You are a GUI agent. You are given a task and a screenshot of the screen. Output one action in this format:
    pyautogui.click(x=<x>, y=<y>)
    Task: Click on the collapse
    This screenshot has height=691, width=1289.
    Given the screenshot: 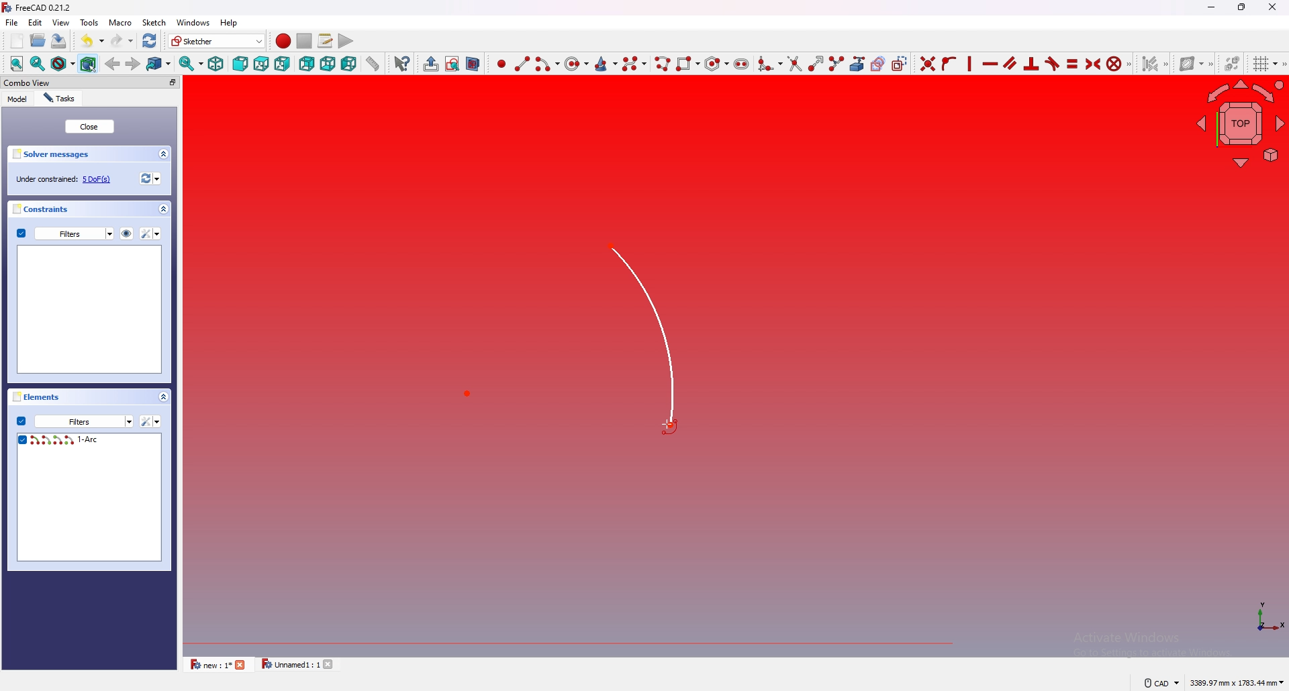 What is the action you would take?
    pyautogui.click(x=163, y=396)
    